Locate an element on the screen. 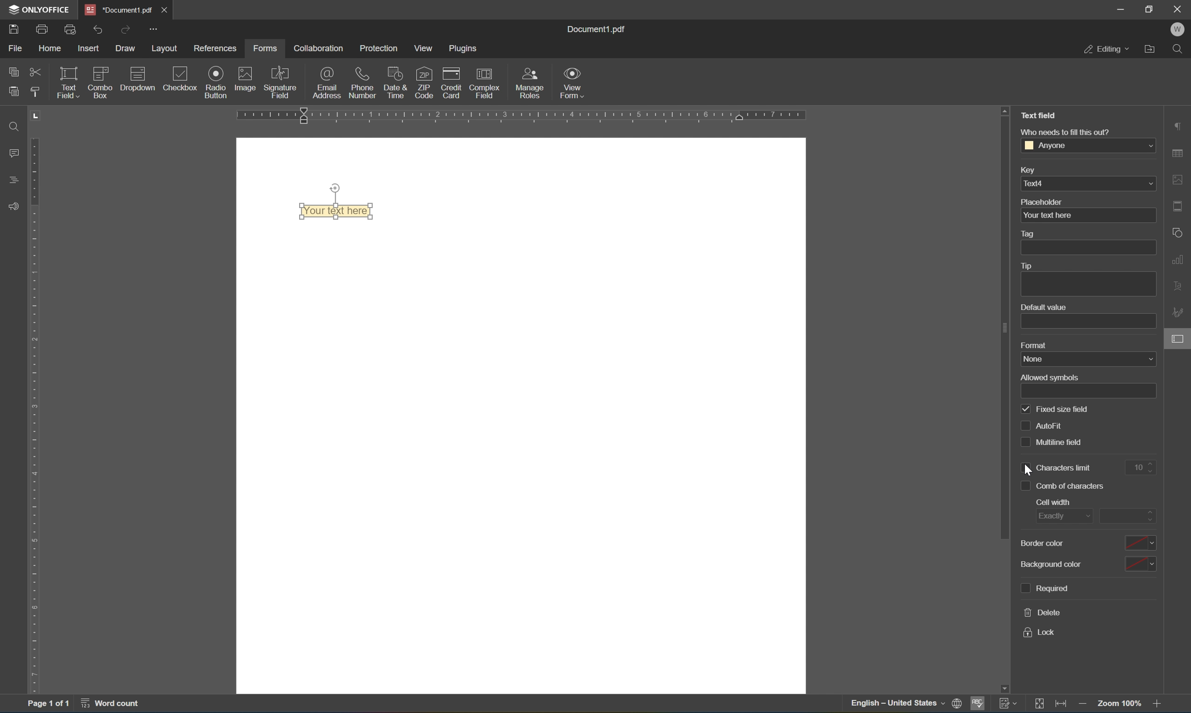 The image size is (1191, 713). checkbox is located at coordinates (1024, 466).